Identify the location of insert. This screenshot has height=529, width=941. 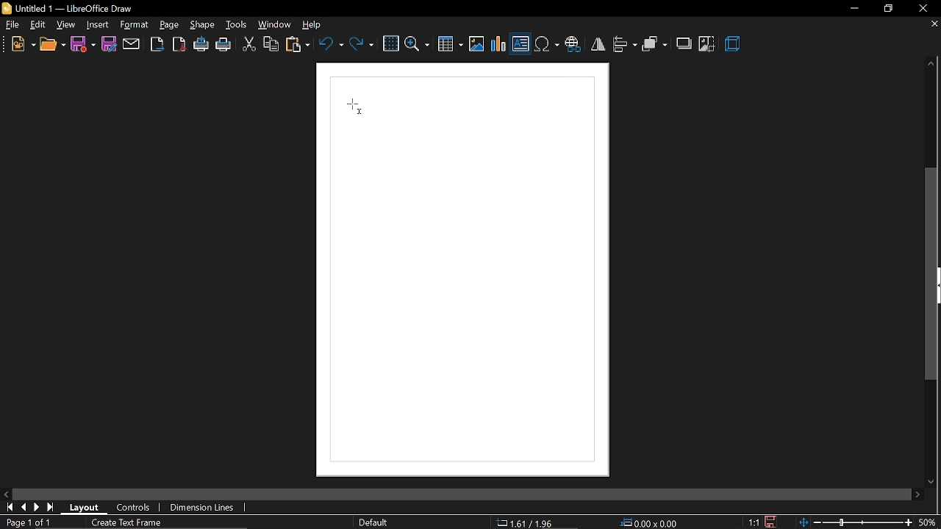
(98, 26).